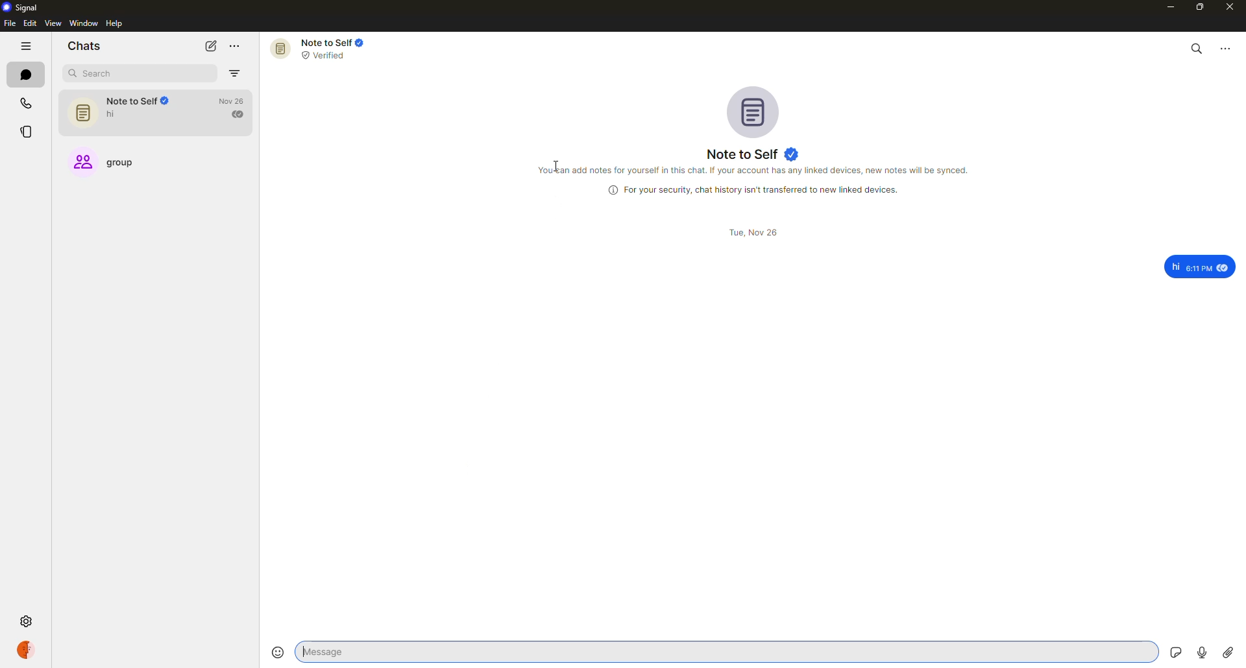  What do you see at coordinates (236, 74) in the screenshot?
I see `filter` at bounding box center [236, 74].